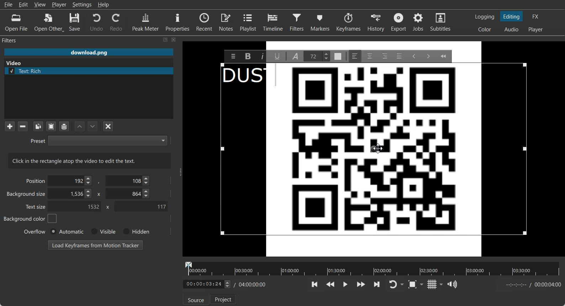 Image resolution: width=565 pixels, height=306 pixels. I want to click on Text rich file, so click(91, 71).